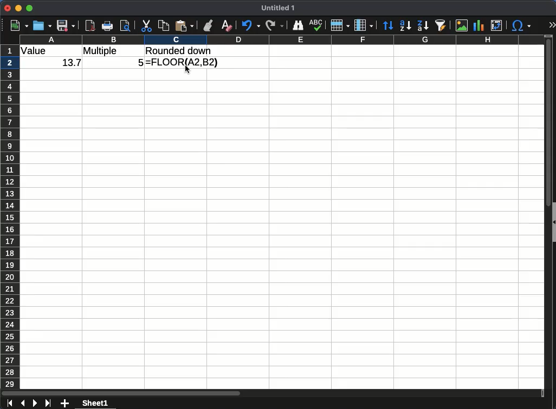  I want to click on 13.7, so click(69, 64).